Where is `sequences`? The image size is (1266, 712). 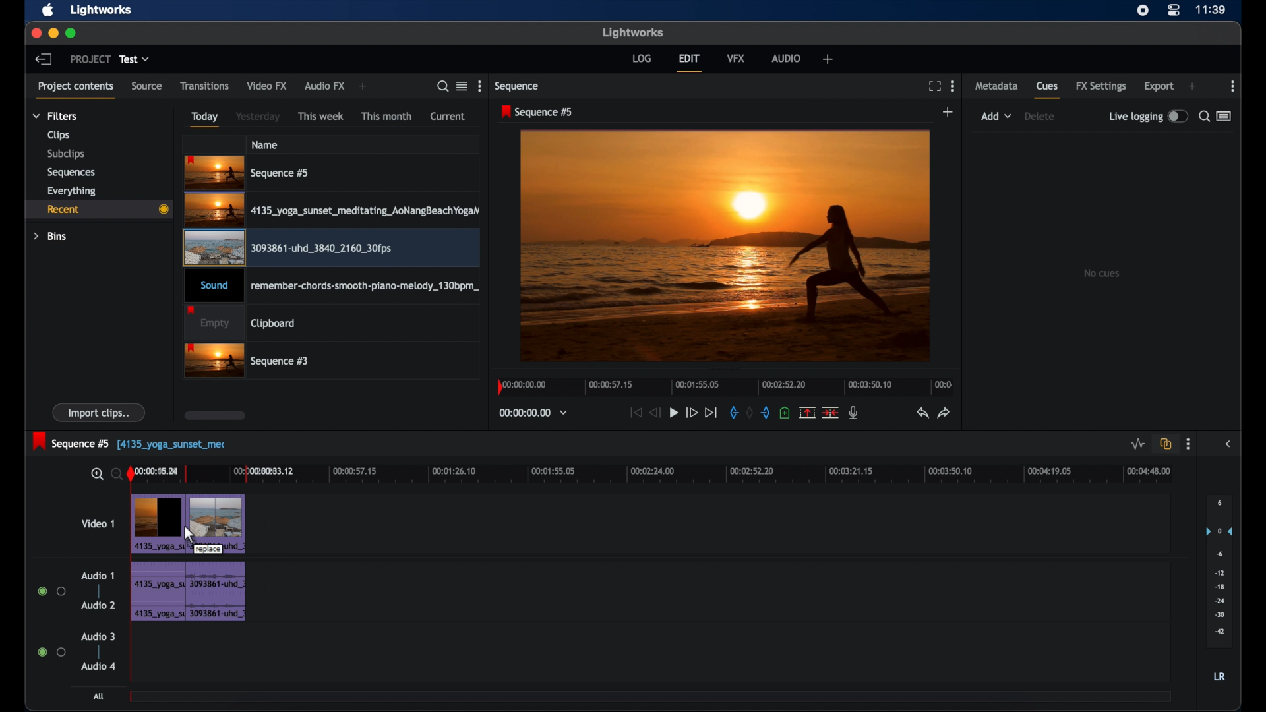 sequences is located at coordinates (71, 173).